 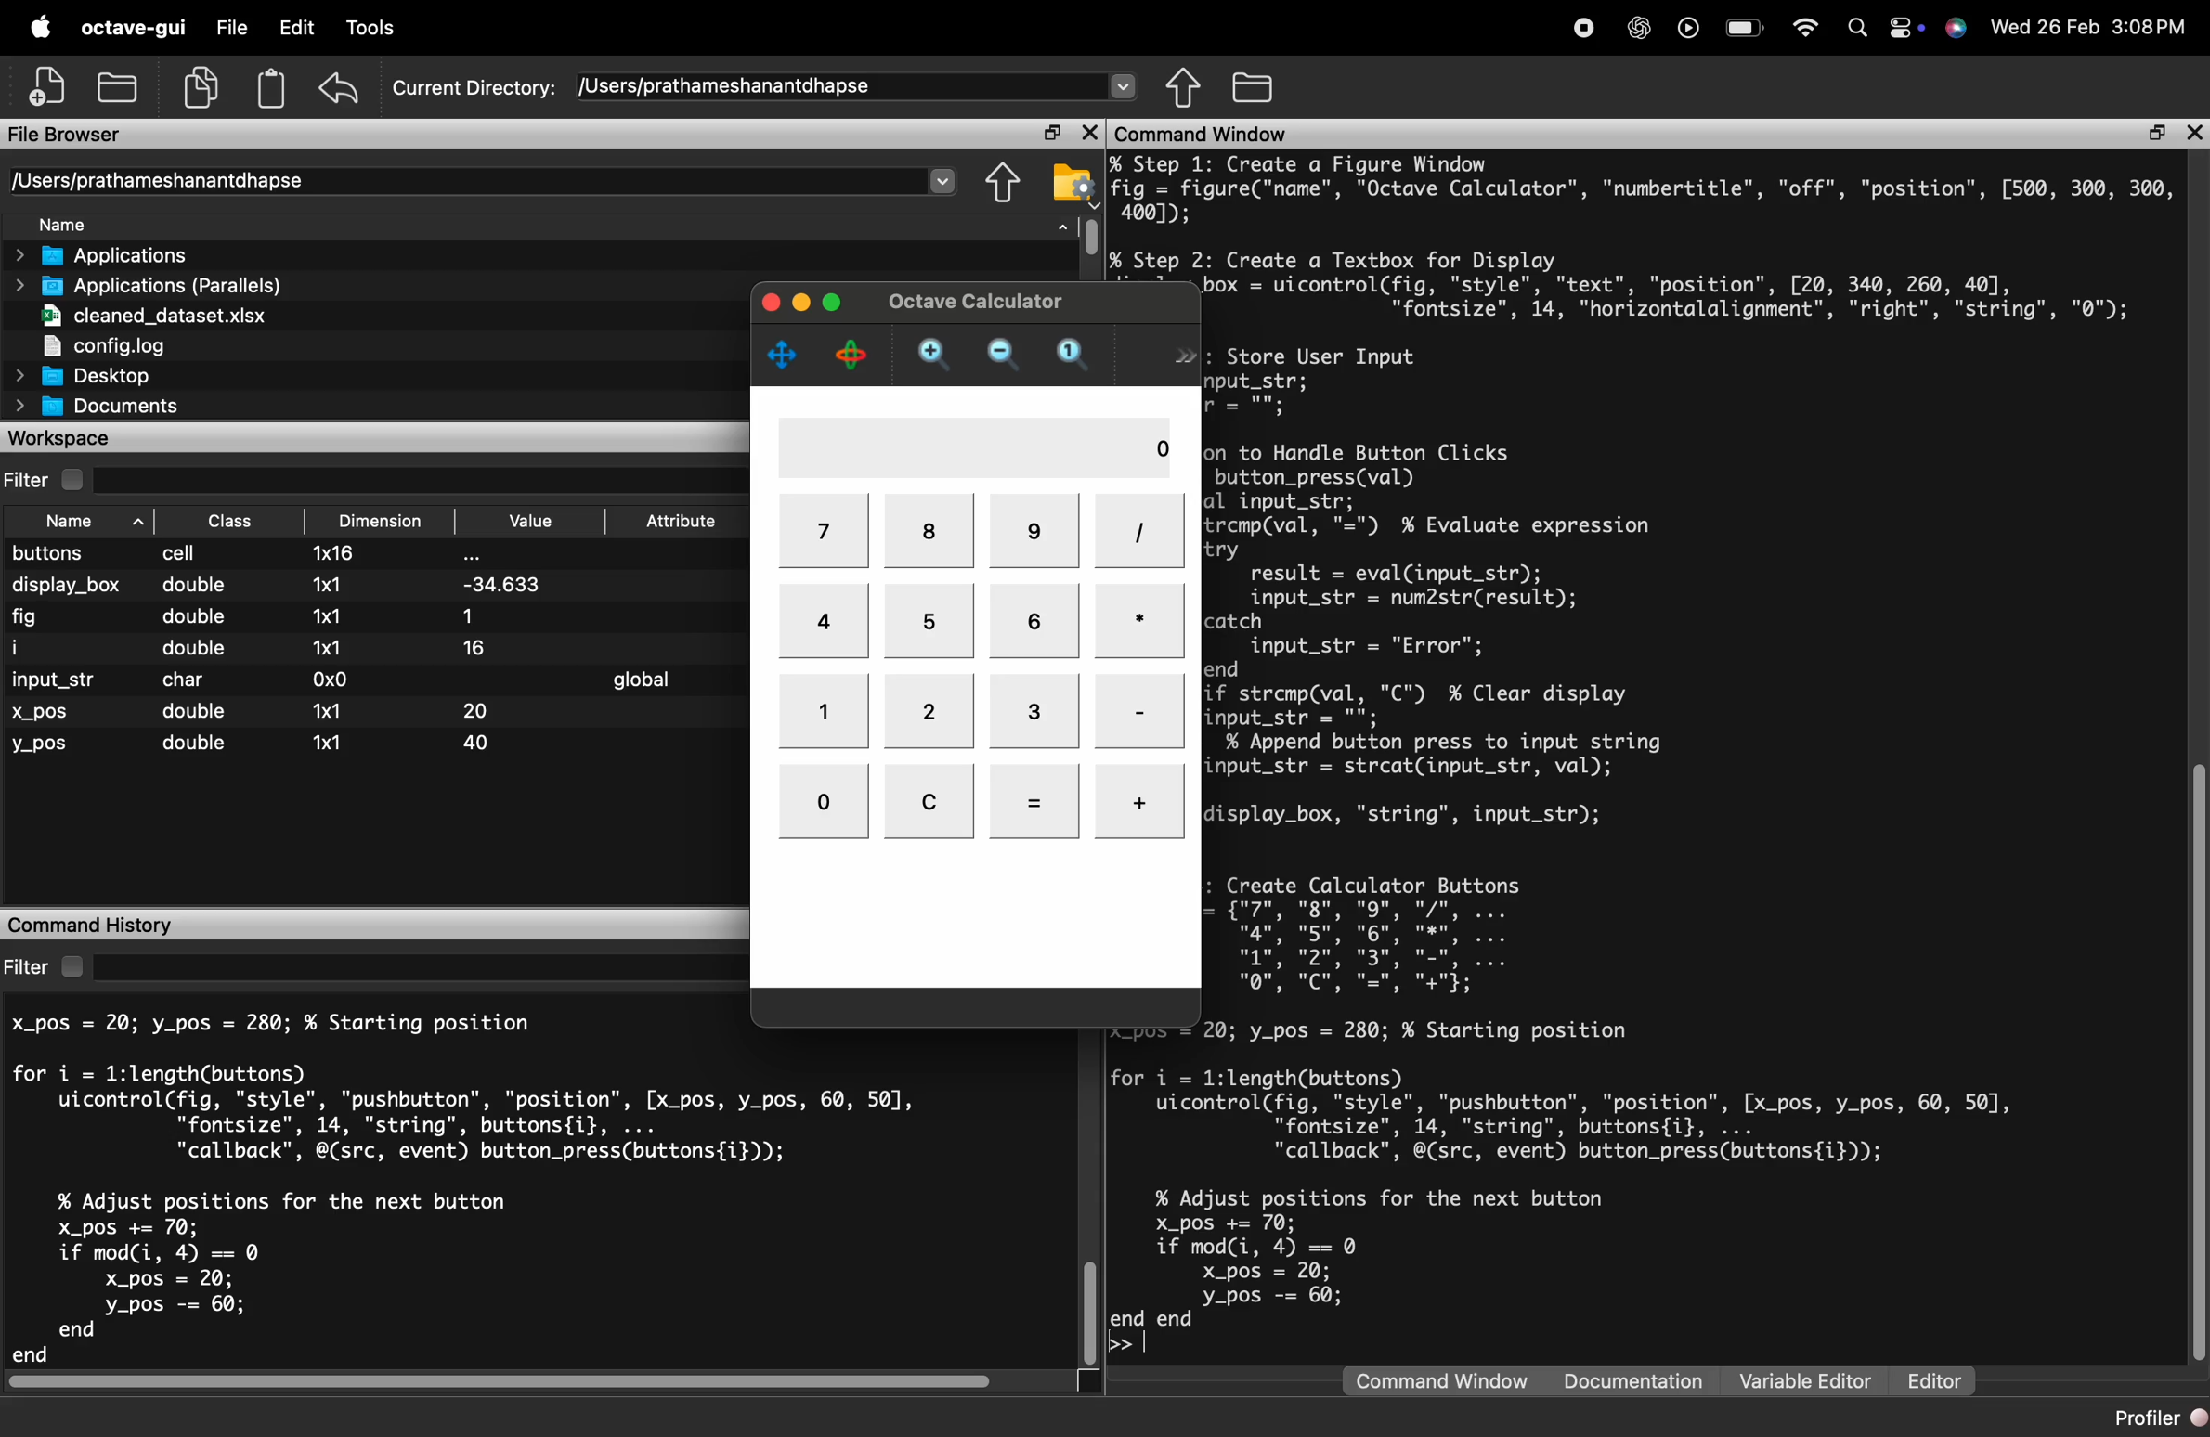 What do you see at coordinates (466, 615) in the screenshot?
I see `1` at bounding box center [466, 615].